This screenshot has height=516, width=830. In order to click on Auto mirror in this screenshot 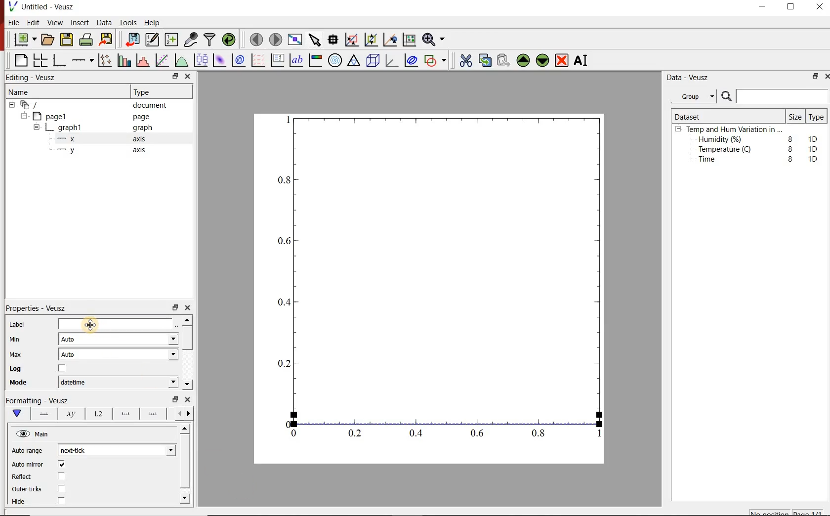, I will do `click(40, 465)`.